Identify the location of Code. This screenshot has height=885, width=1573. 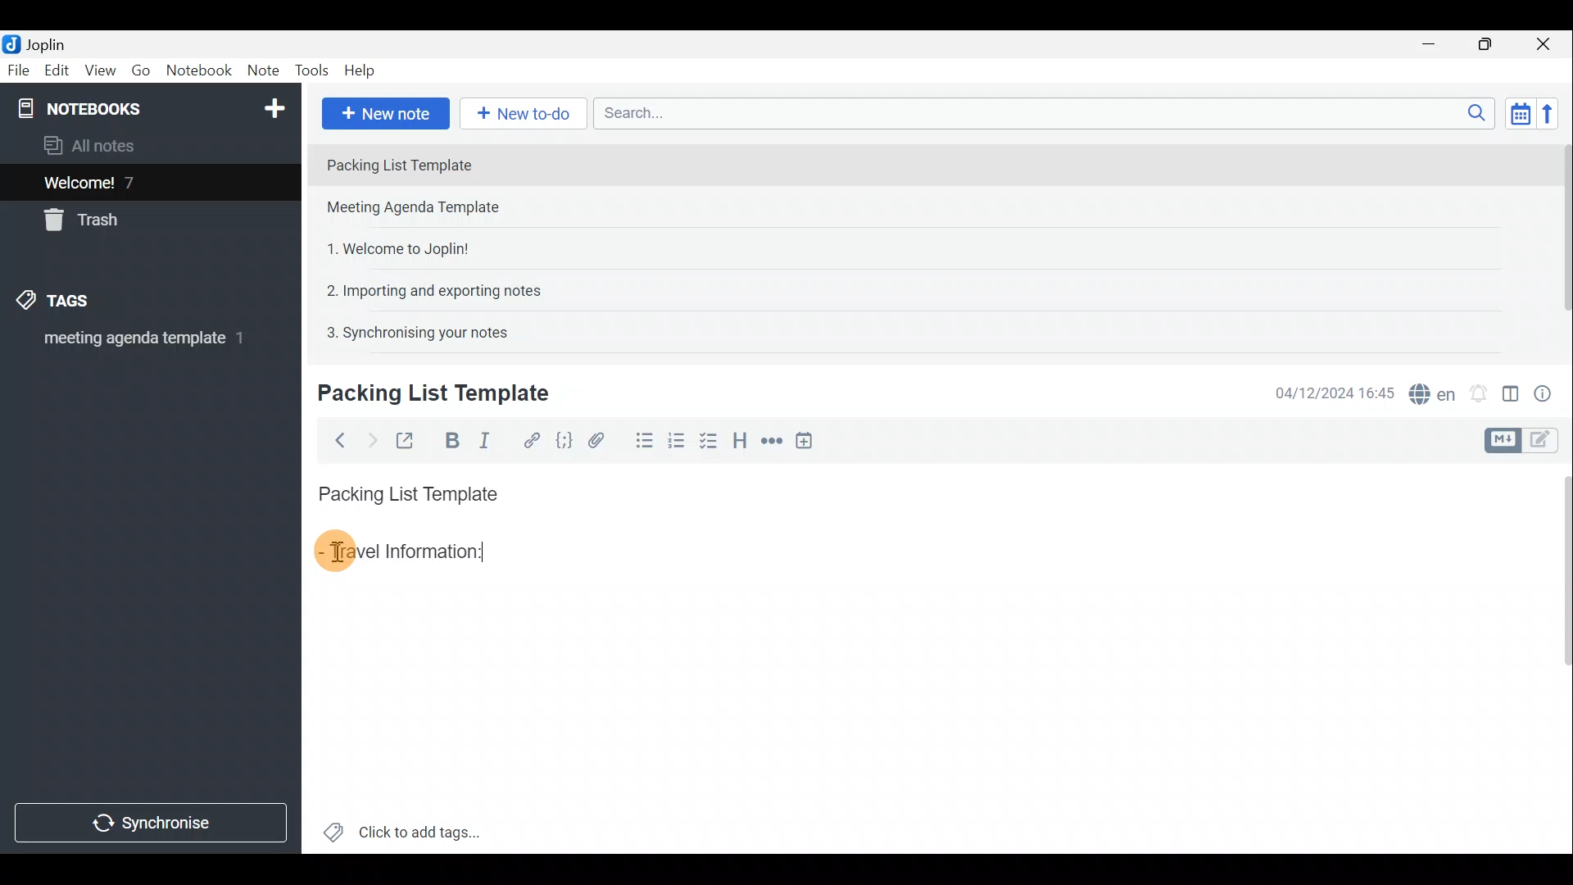
(564, 439).